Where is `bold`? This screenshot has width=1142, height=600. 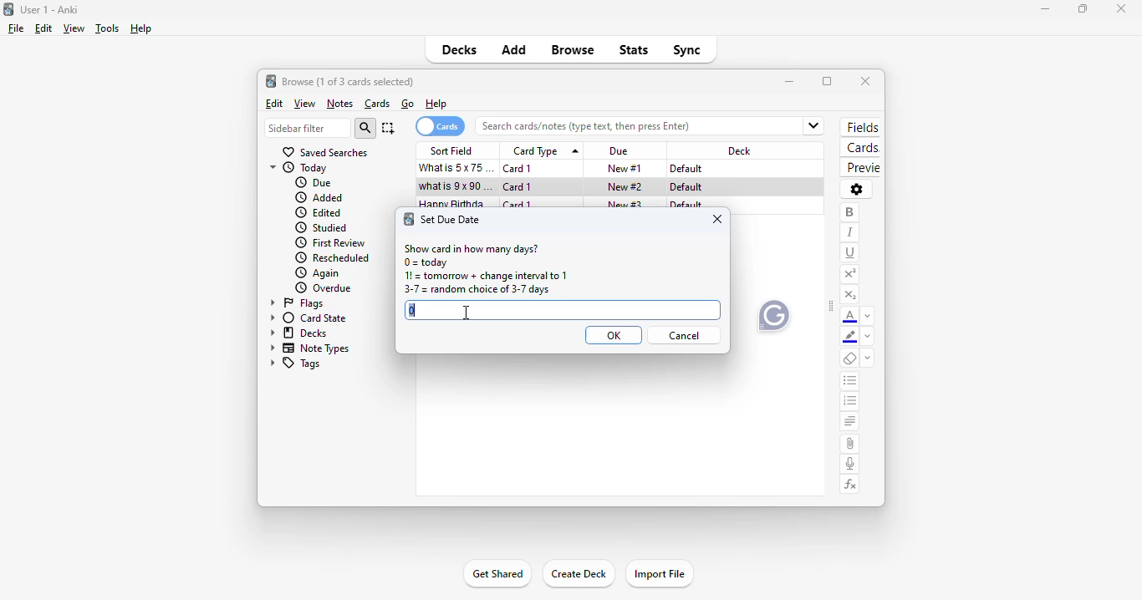 bold is located at coordinates (849, 213).